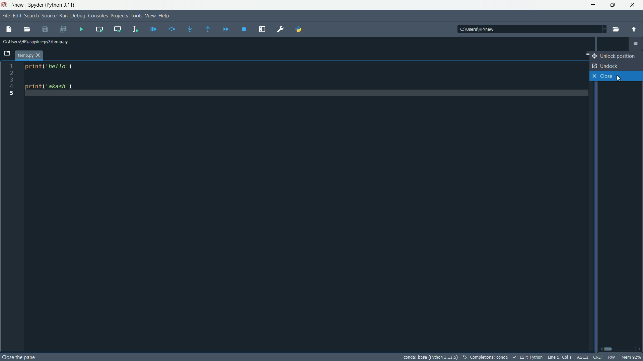 The height and width of the screenshot is (361, 643). What do you see at coordinates (190, 29) in the screenshot?
I see `step into function` at bounding box center [190, 29].